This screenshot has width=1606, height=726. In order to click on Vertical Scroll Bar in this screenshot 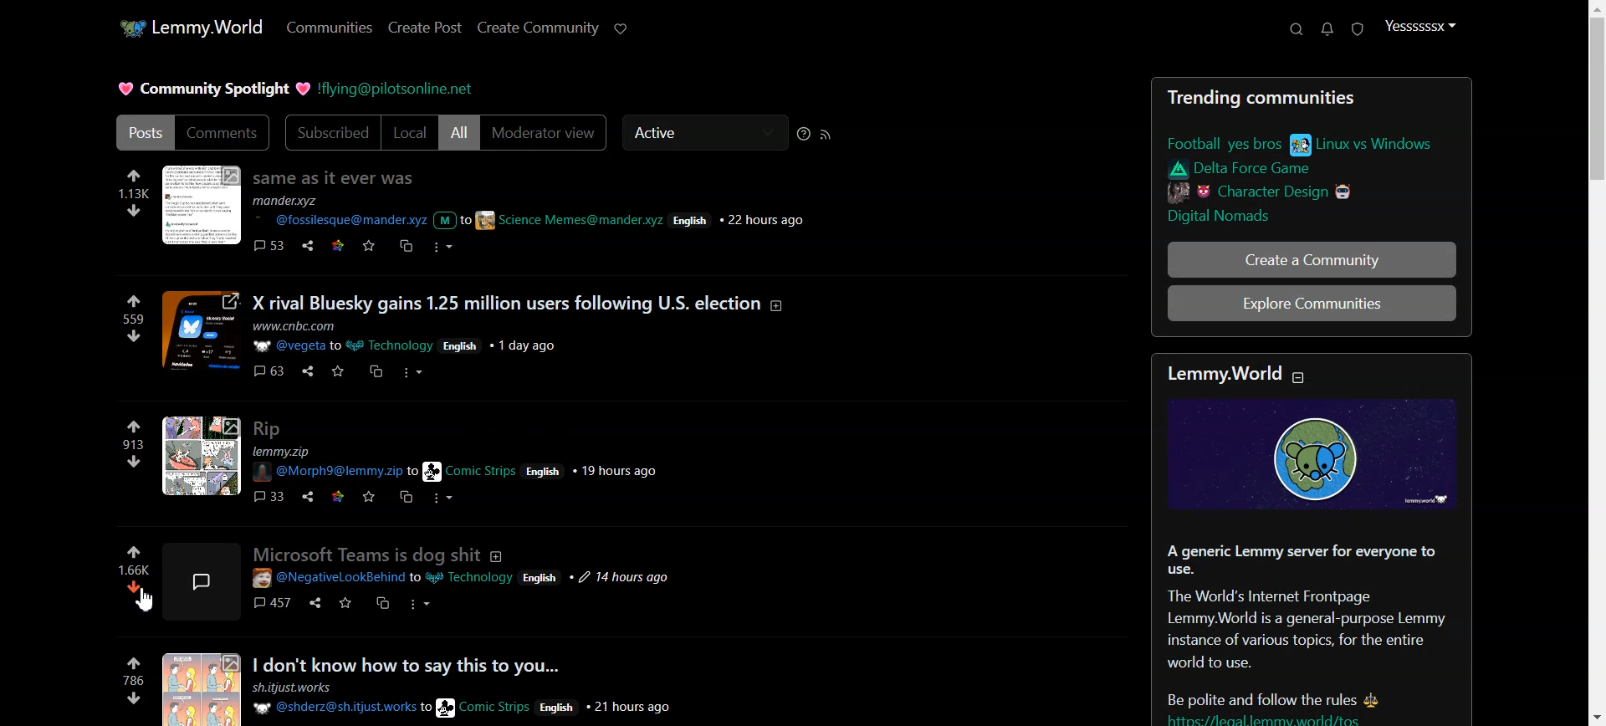, I will do `click(1596, 363)`.